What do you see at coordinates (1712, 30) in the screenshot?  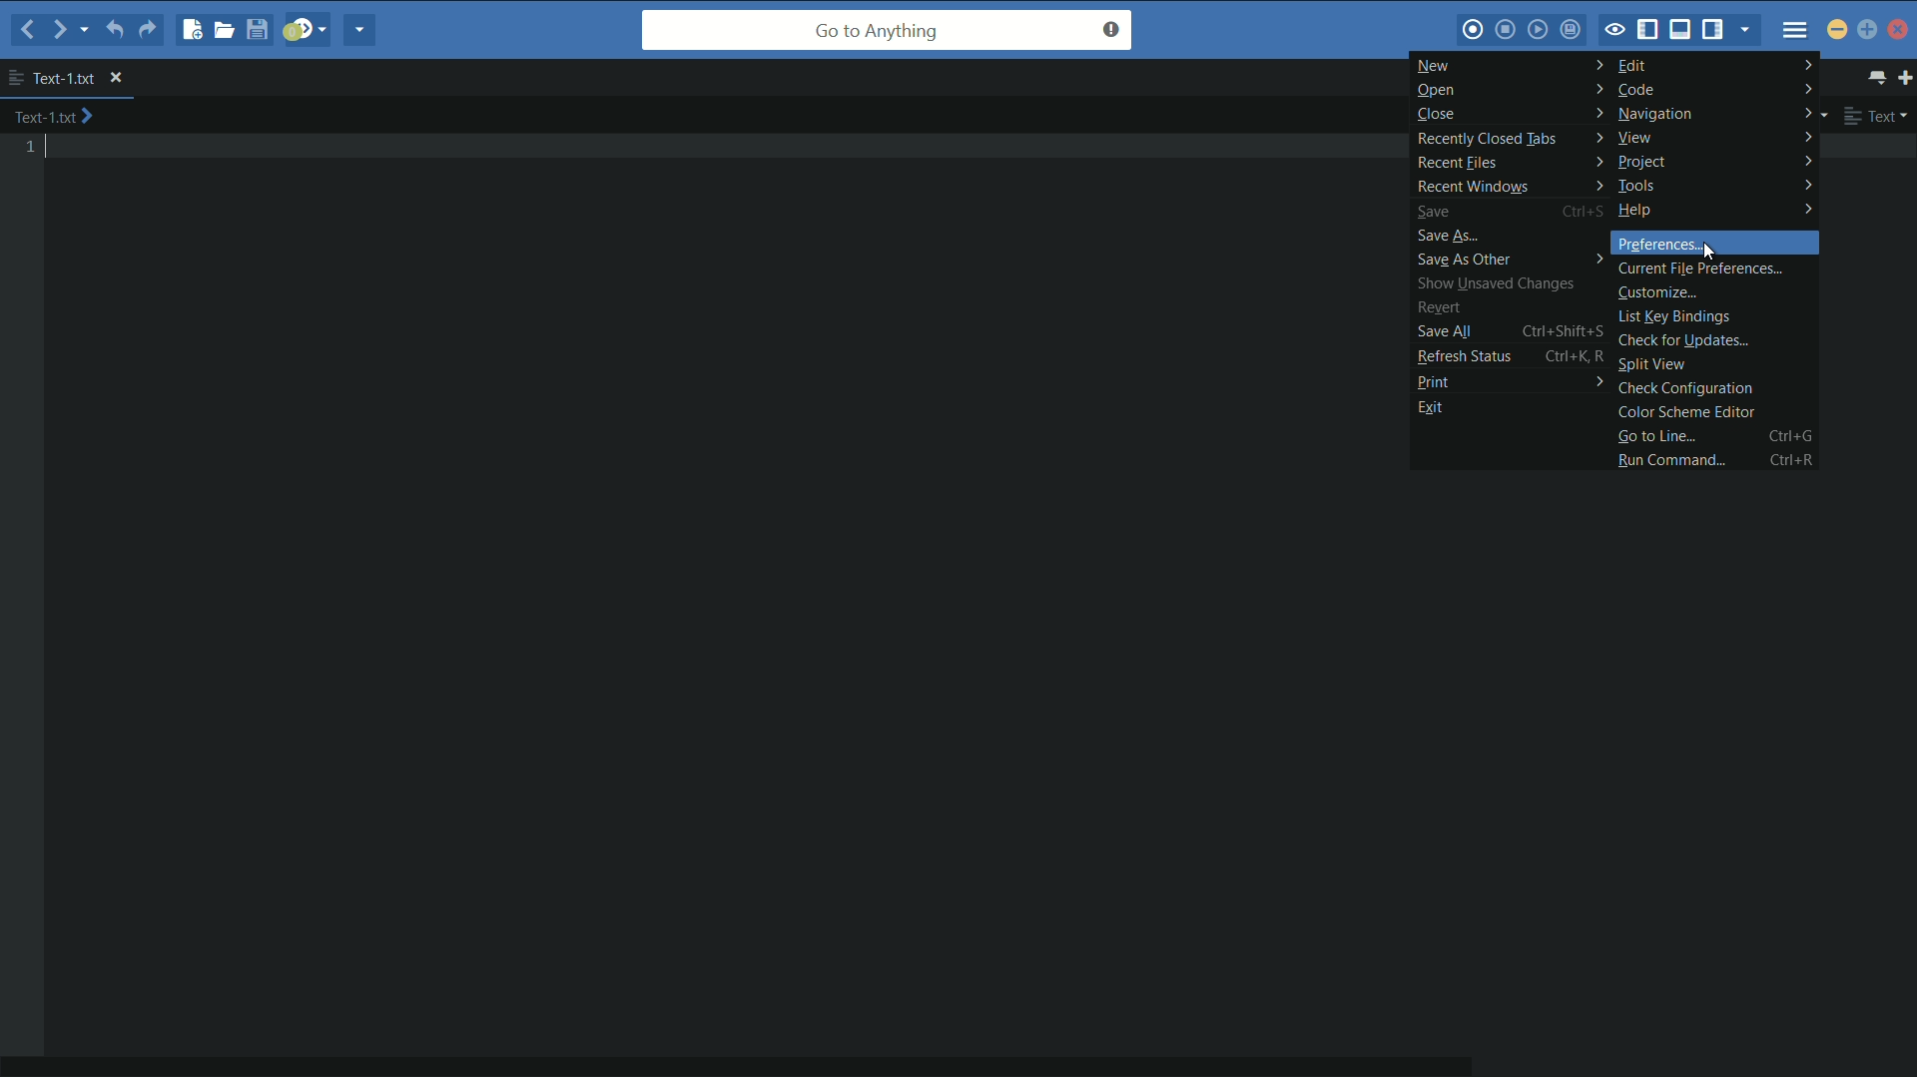 I see `show/hide right panel` at bounding box center [1712, 30].